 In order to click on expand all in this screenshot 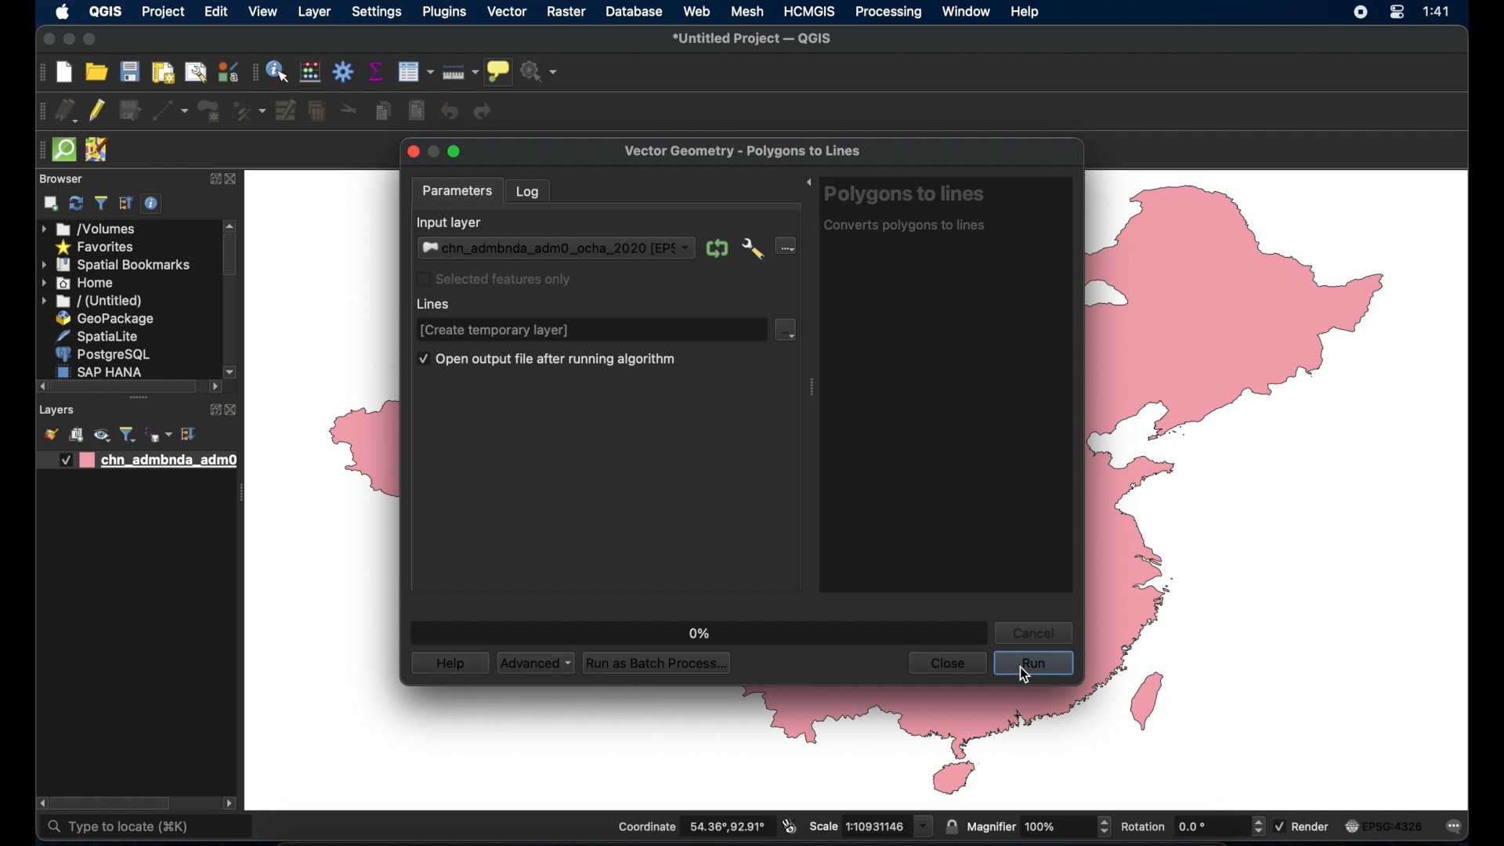, I will do `click(190, 434)`.